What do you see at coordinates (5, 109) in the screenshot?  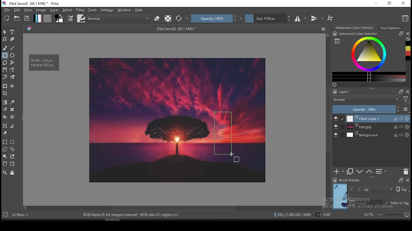 I see `colorize mask tool` at bounding box center [5, 109].